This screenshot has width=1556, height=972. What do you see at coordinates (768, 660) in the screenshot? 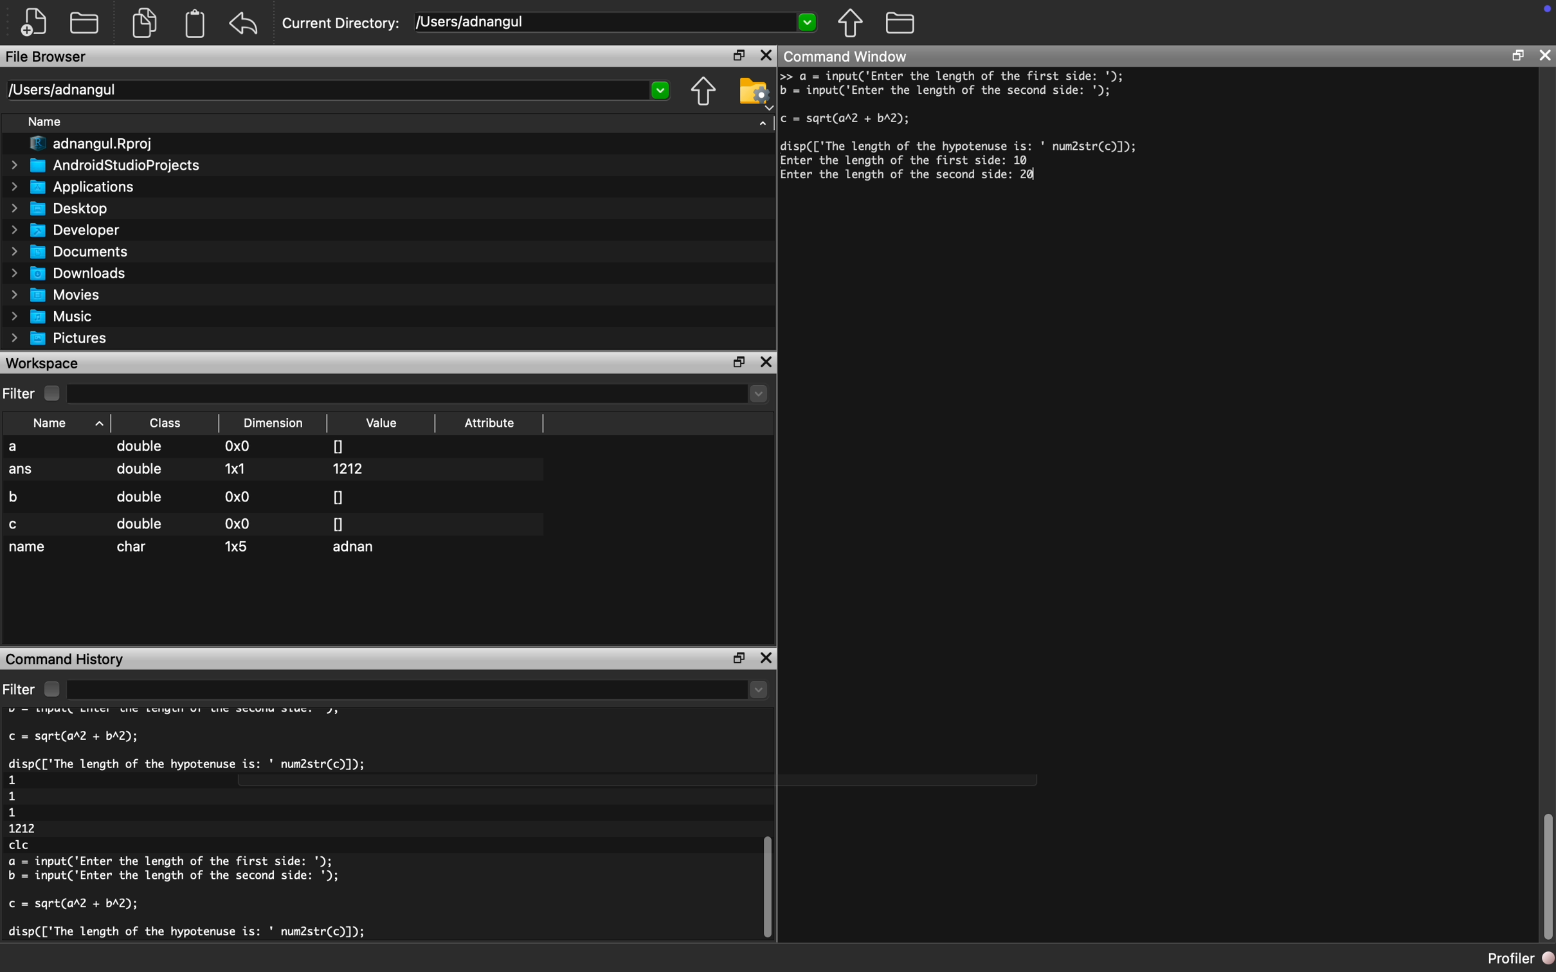
I see `close` at bounding box center [768, 660].